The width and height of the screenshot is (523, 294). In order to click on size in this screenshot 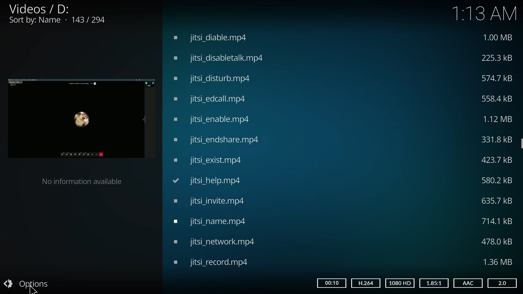, I will do `click(497, 119)`.